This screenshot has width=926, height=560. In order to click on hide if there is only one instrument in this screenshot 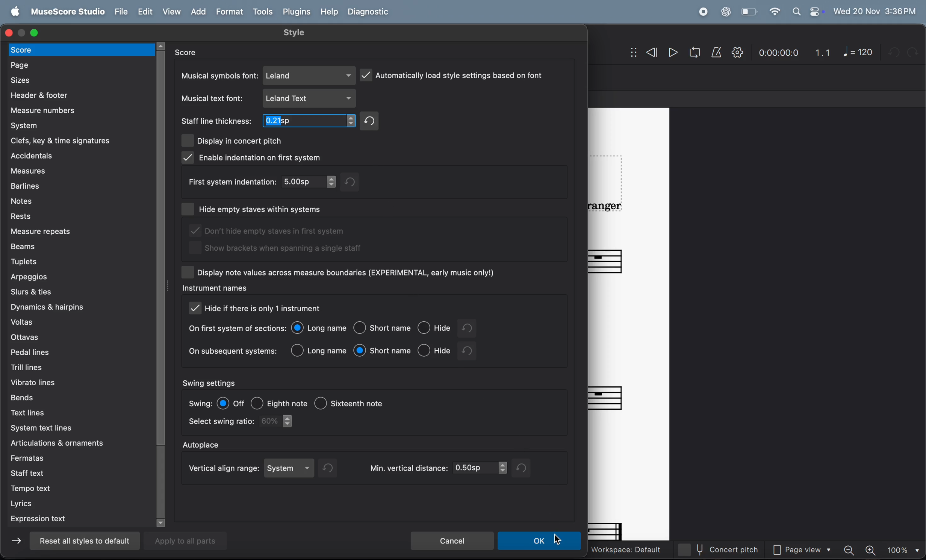, I will do `click(270, 309)`.